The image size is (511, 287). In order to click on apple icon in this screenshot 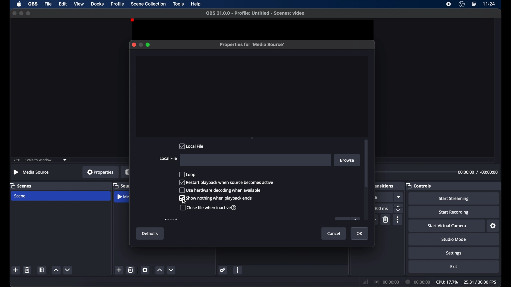, I will do `click(19, 4)`.